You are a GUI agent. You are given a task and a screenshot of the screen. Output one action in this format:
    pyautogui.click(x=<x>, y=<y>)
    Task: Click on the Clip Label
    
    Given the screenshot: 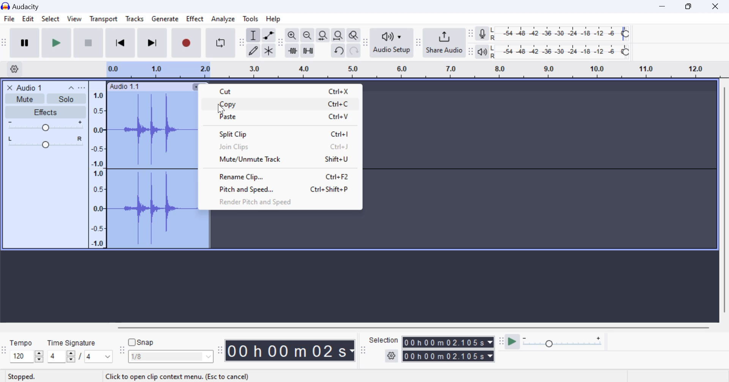 What is the action you would take?
    pyautogui.click(x=125, y=87)
    